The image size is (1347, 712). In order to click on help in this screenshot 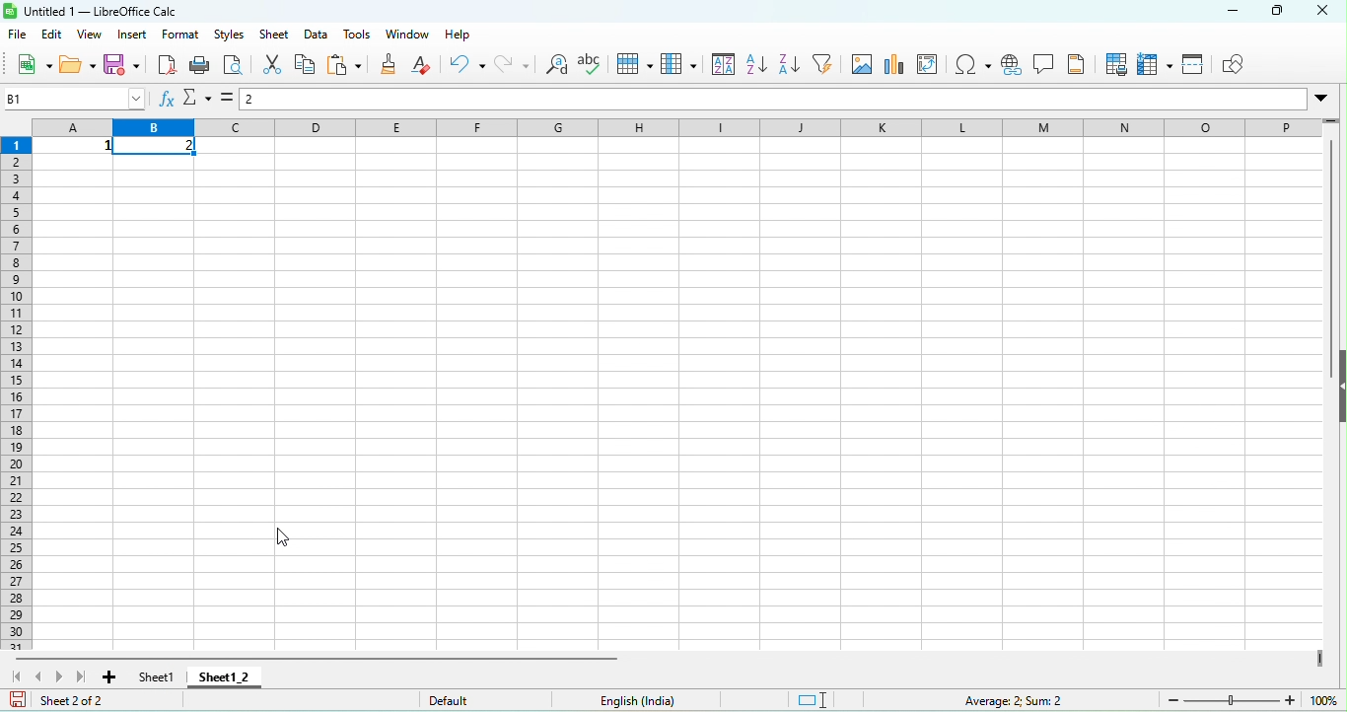, I will do `click(461, 36)`.